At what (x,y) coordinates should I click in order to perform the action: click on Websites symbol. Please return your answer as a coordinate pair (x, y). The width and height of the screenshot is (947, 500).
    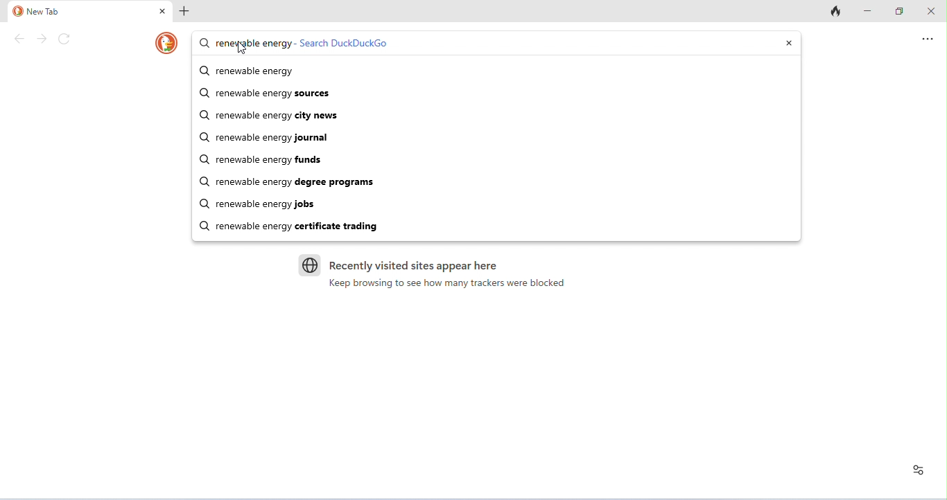
    Looking at the image, I should click on (310, 265).